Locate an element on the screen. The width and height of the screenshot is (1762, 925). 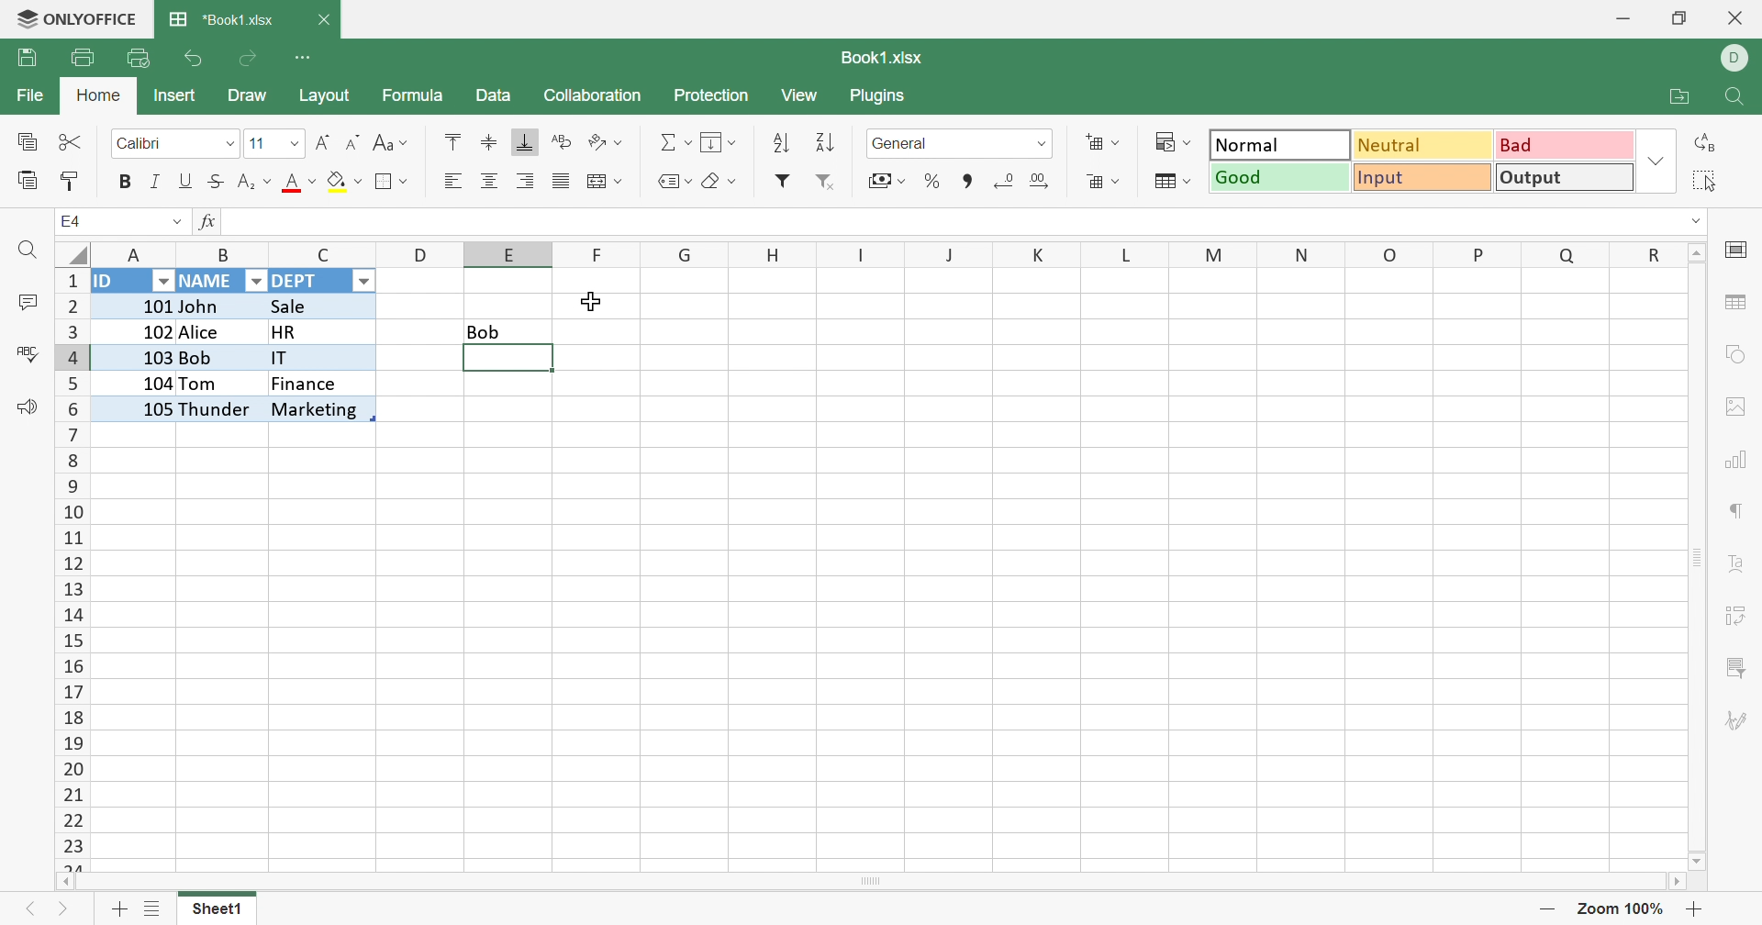
DEPT is located at coordinates (301, 283).